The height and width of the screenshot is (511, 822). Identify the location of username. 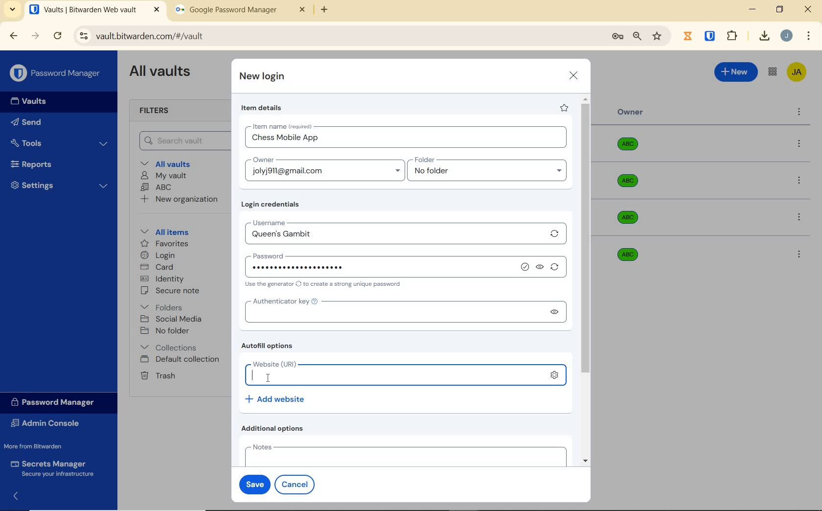
(297, 221).